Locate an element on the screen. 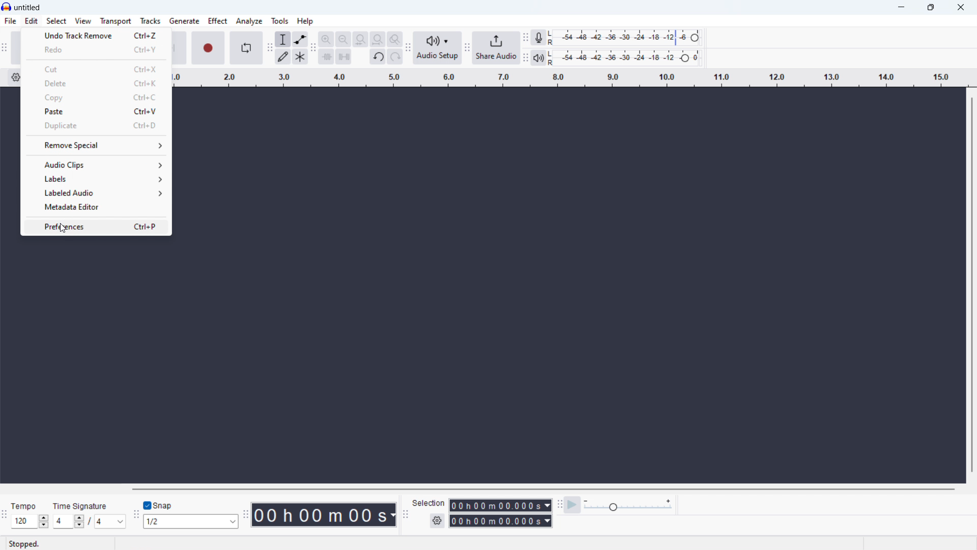  multi tool is located at coordinates (300, 57).